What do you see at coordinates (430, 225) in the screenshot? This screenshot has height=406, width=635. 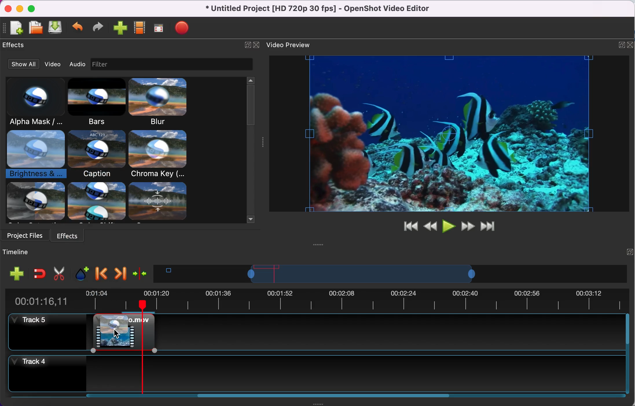 I see `review` at bounding box center [430, 225].